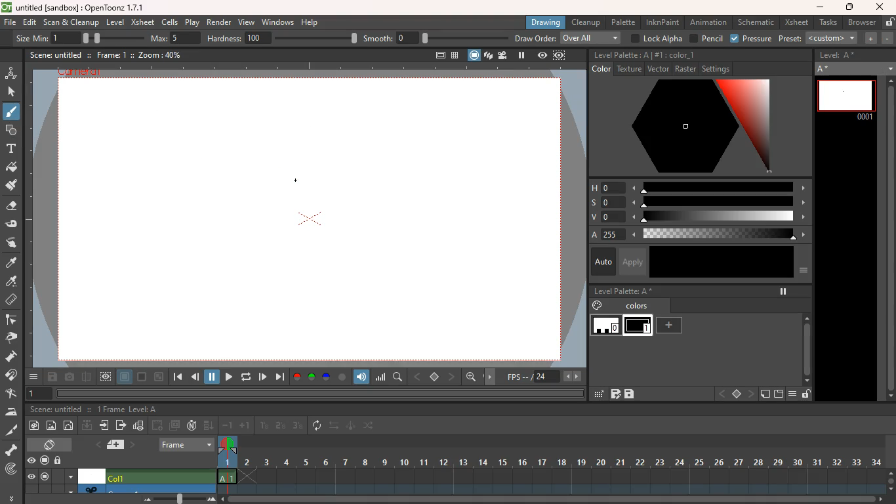 This screenshot has width=896, height=504. I want to click on edit, so click(598, 394).